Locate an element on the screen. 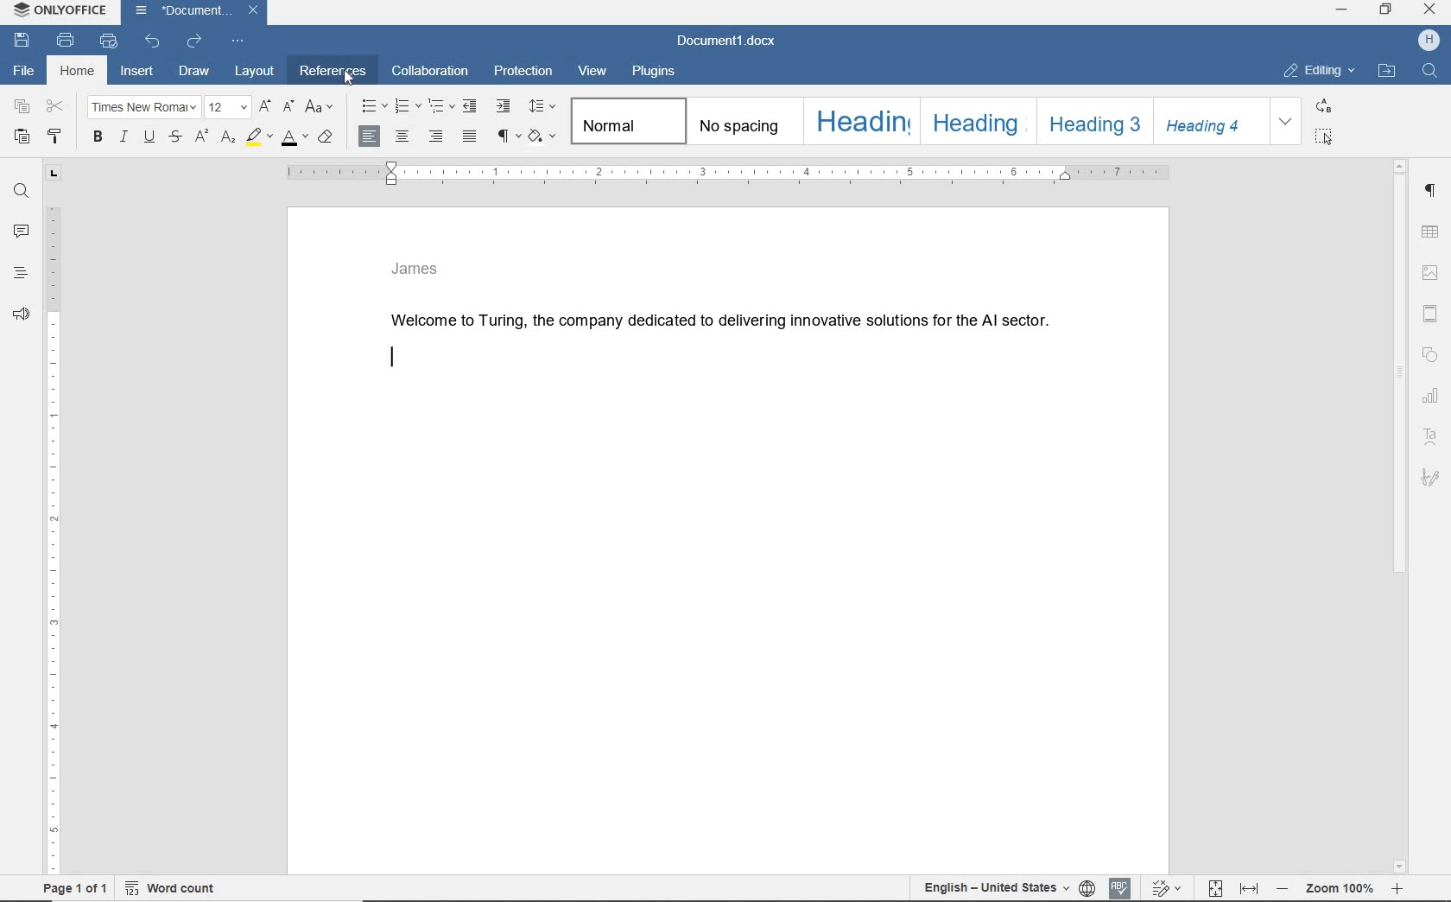 The height and width of the screenshot is (902, 1451). customize quick access bar is located at coordinates (236, 41).